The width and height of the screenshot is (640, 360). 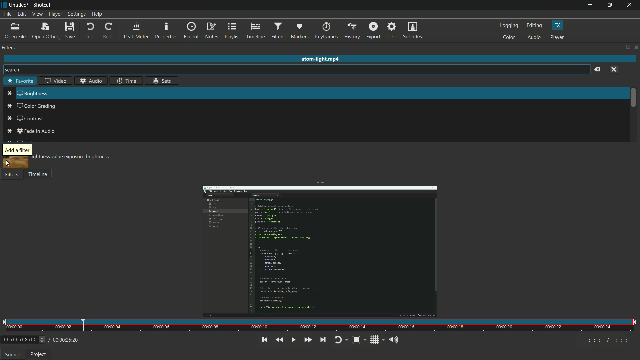 What do you see at coordinates (43, 5) in the screenshot?
I see `app name` at bounding box center [43, 5].